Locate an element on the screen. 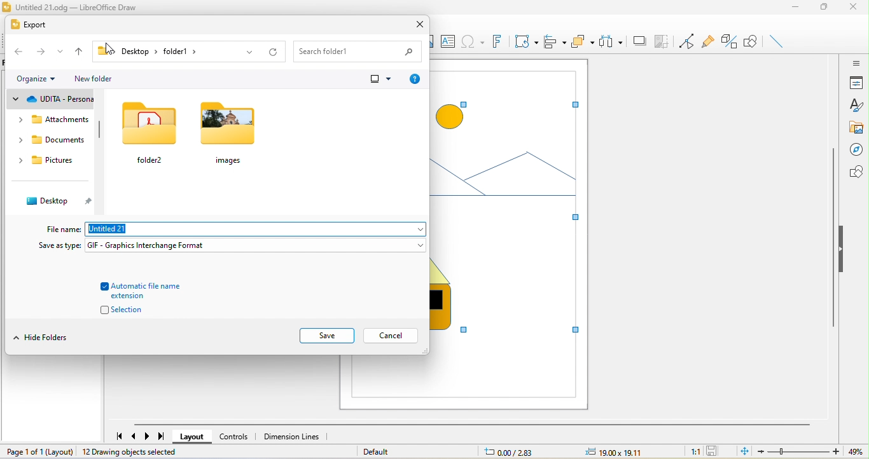  open/ close sidebar is located at coordinates (855, 62).